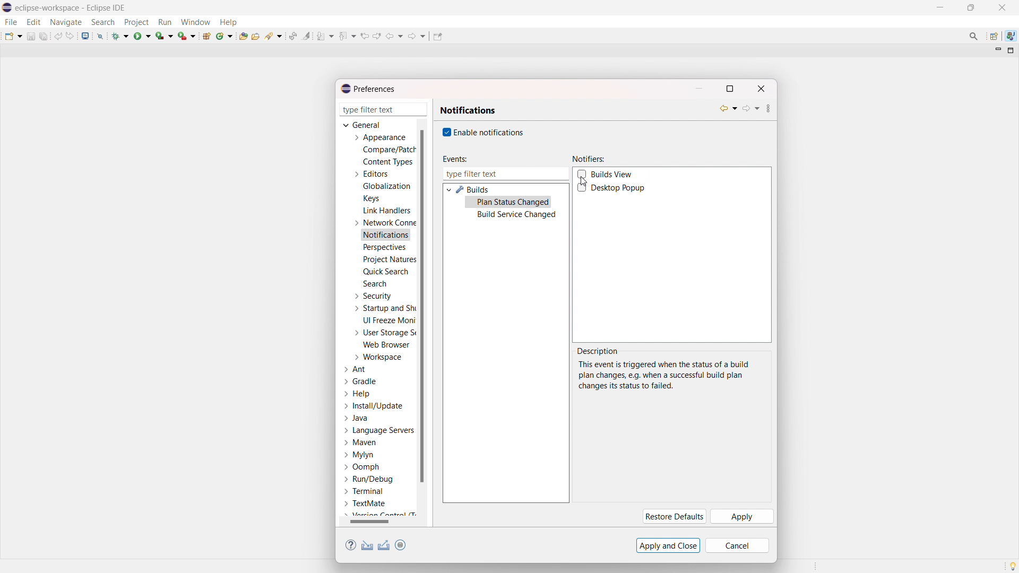 This screenshot has height=573, width=1019. Describe the element at coordinates (359, 455) in the screenshot. I see `mylyn` at that location.